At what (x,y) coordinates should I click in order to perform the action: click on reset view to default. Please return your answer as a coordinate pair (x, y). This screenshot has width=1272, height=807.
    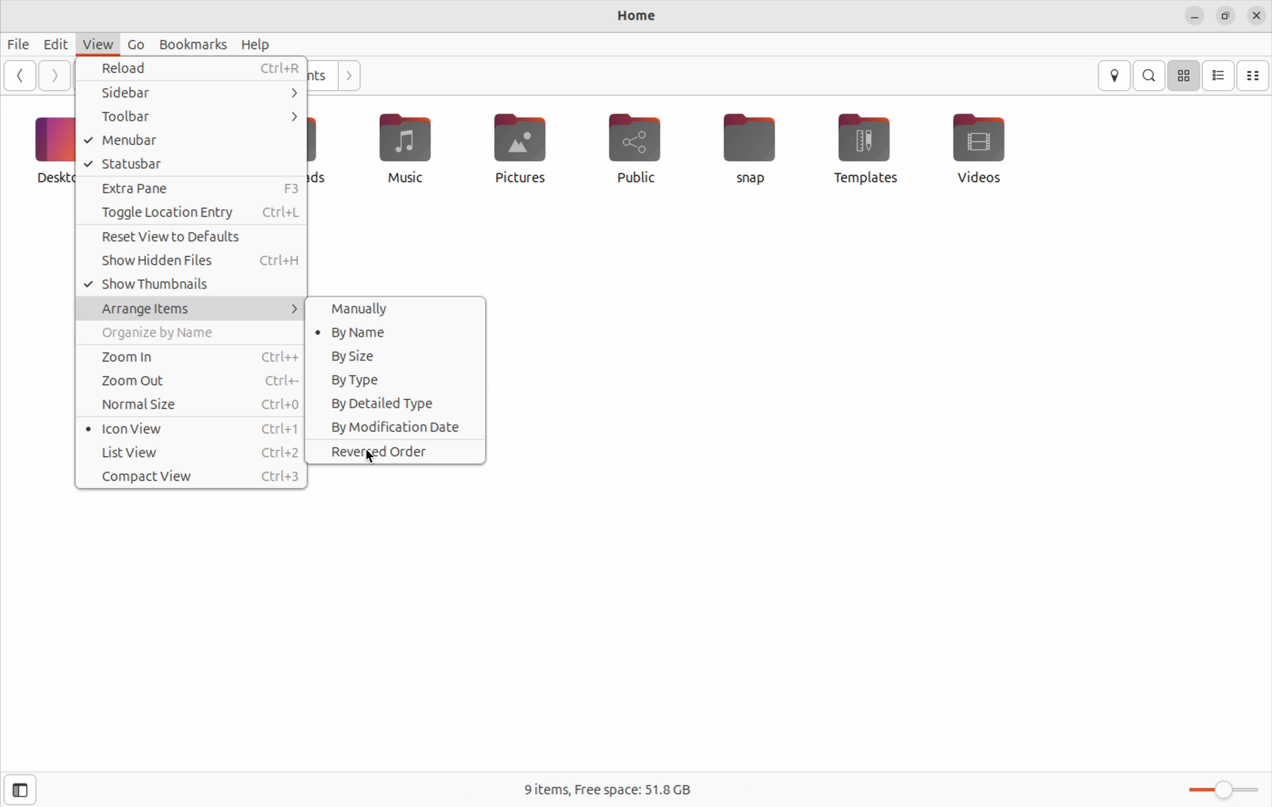
    Looking at the image, I should click on (194, 238).